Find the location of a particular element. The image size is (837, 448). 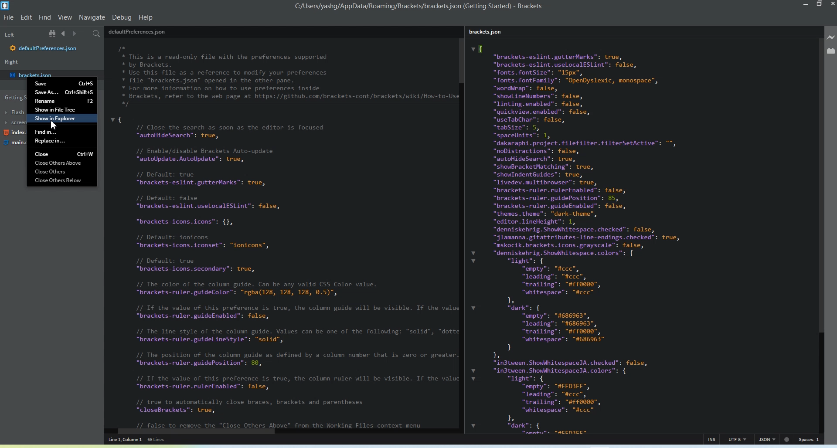

errors is located at coordinates (788, 438).